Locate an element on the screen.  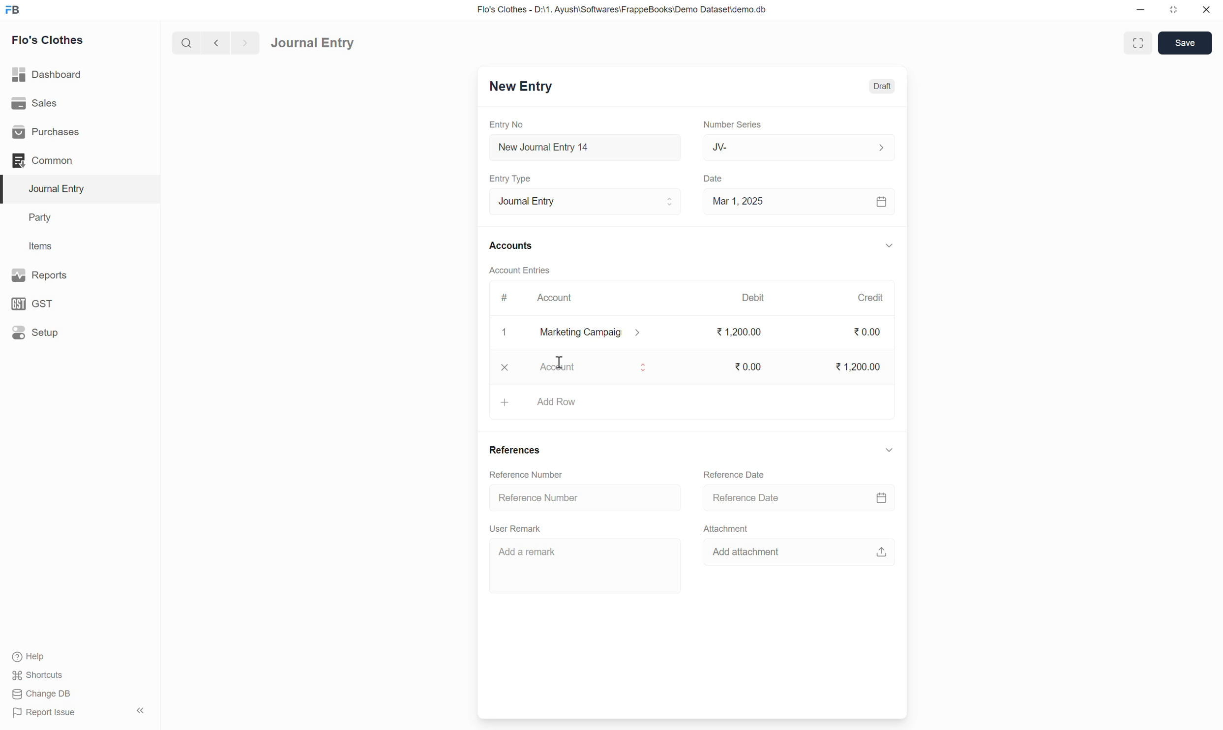
account is located at coordinates (559, 367).